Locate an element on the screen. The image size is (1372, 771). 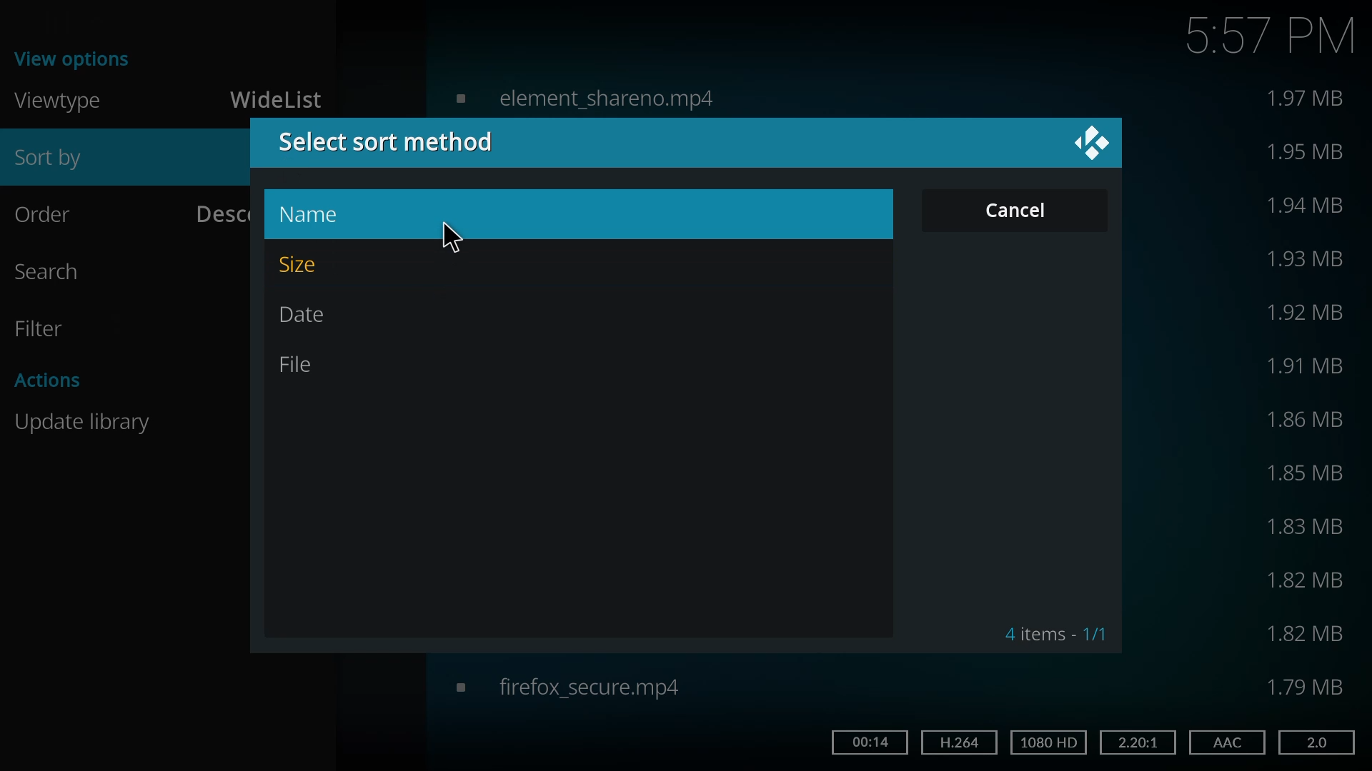
size is located at coordinates (309, 264).